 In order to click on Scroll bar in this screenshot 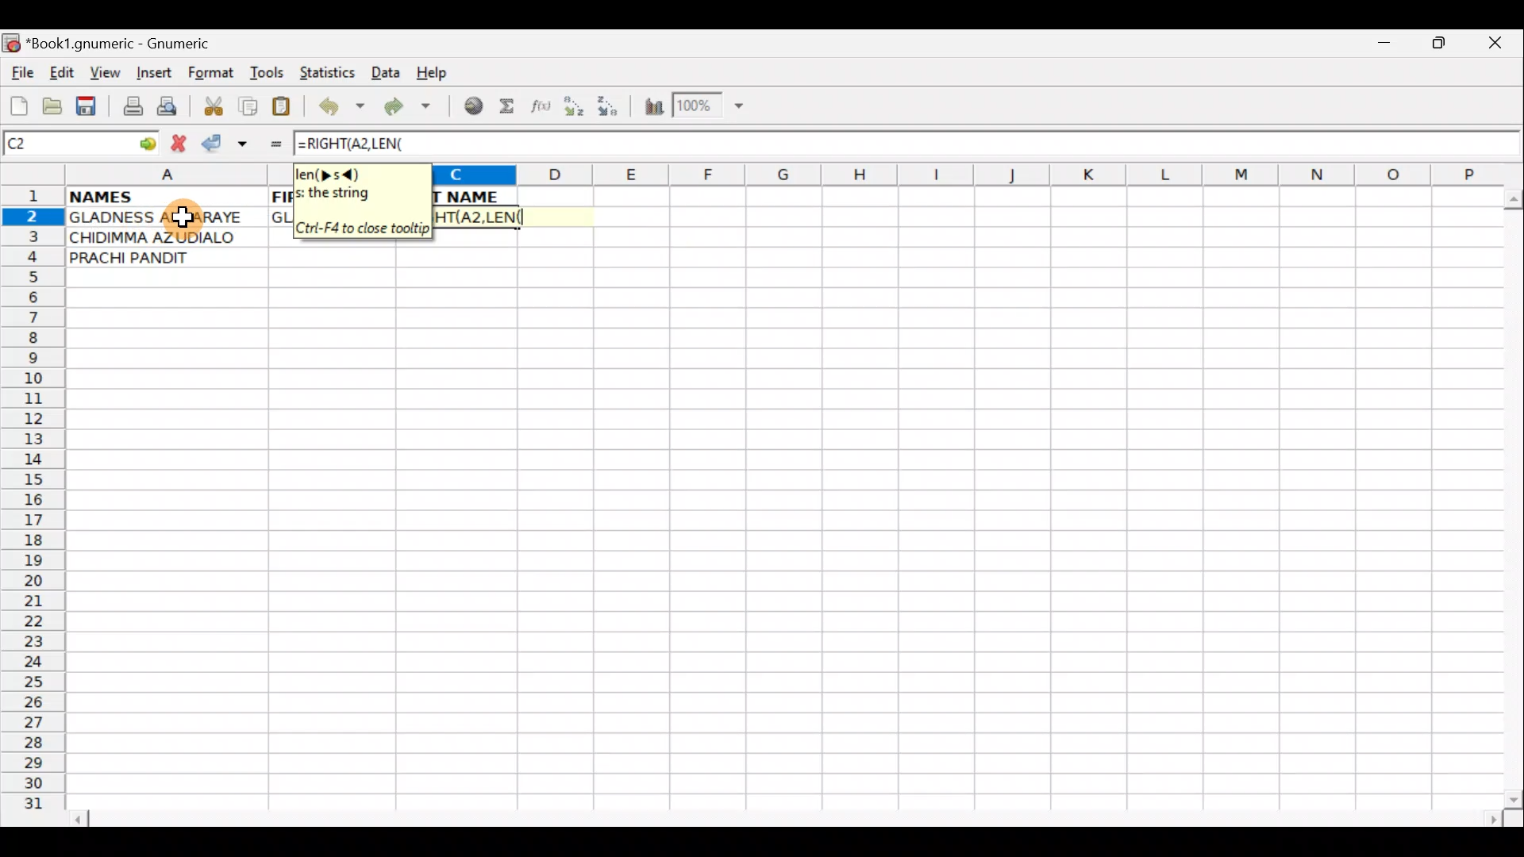, I will do `click(1510, 495)`.